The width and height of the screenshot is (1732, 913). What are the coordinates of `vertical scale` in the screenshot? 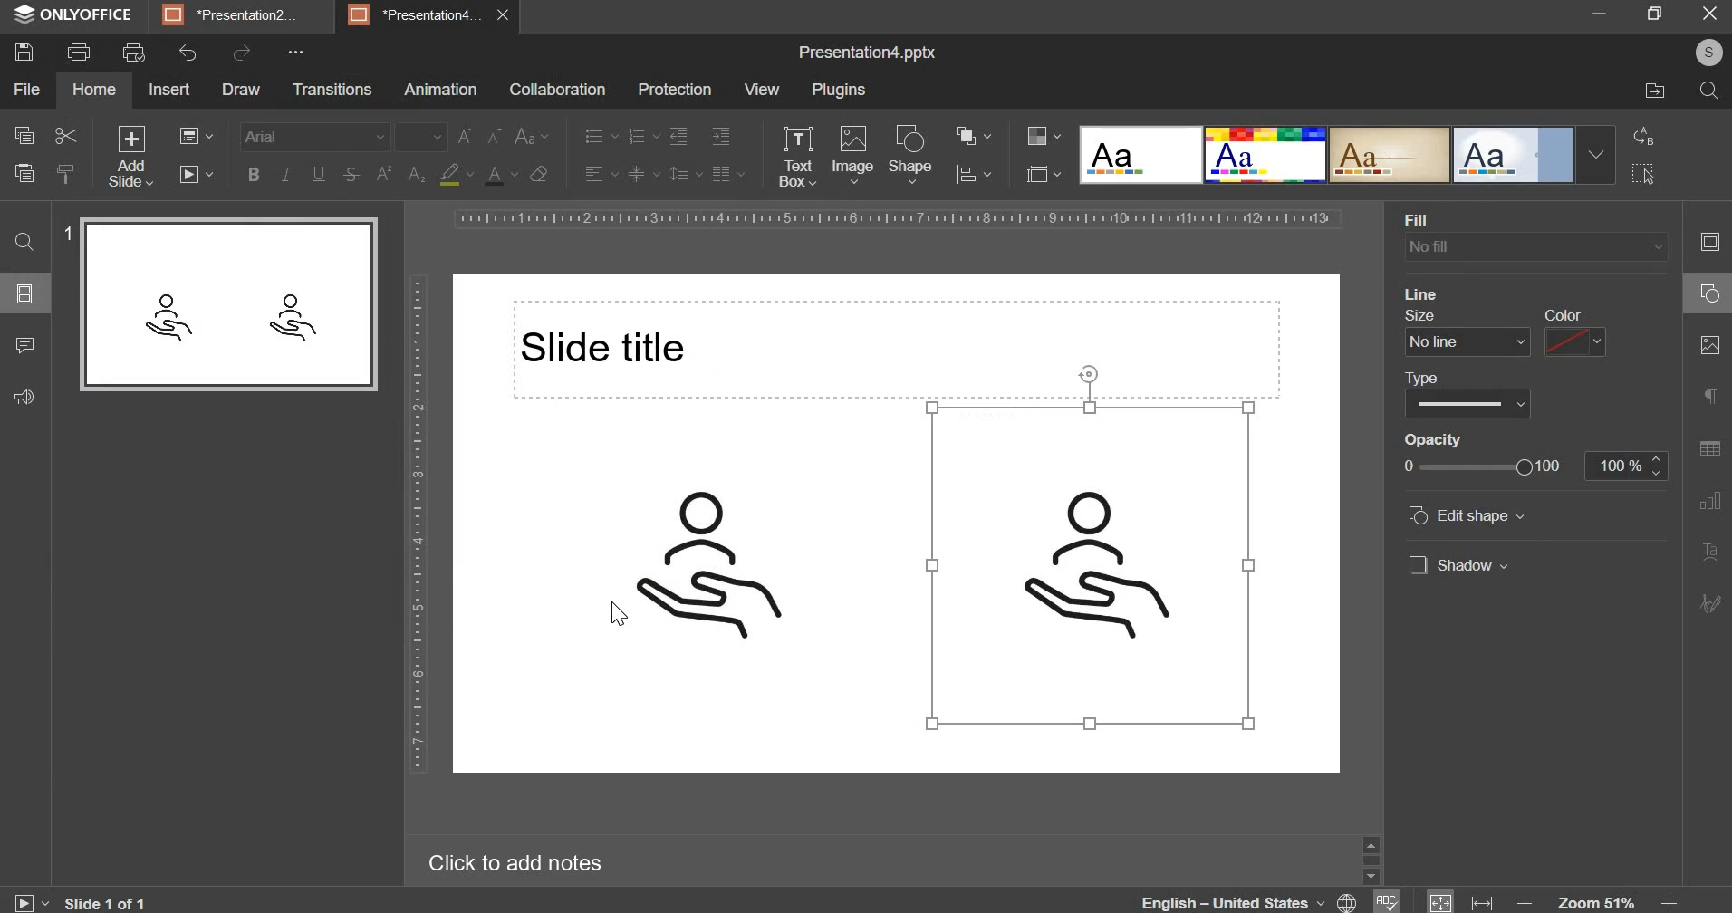 It's located at (416, 527).